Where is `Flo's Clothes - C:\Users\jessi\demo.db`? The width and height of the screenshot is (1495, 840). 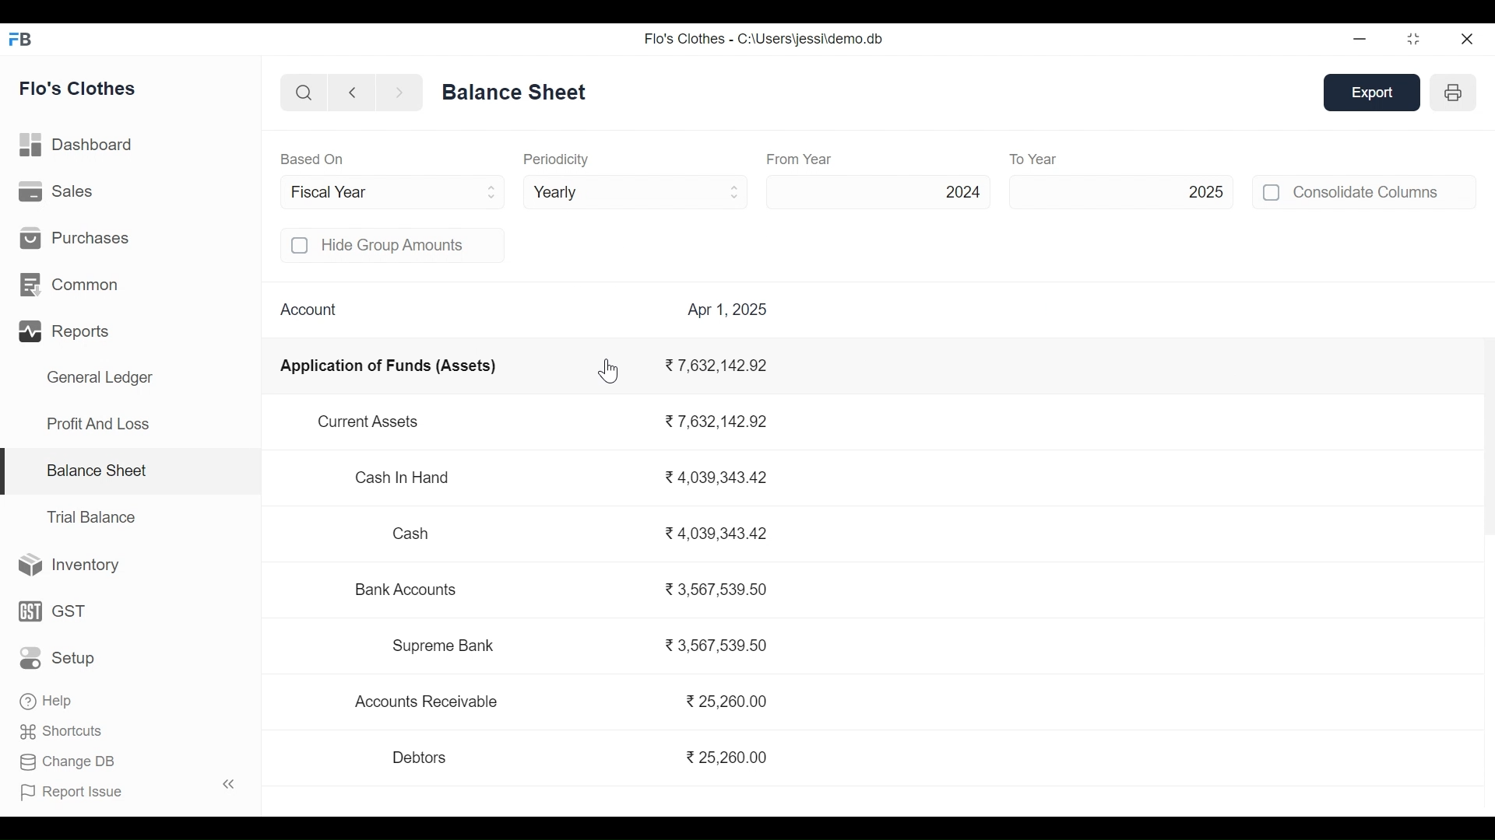 Flo's Clothes - C:\Users\jessi\demo.db is located at coordinates (763, 39).